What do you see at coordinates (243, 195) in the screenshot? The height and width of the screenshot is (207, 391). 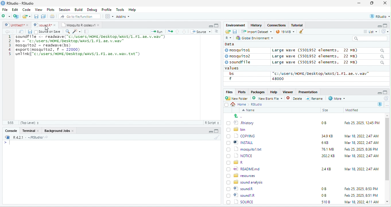 I see `| SOURCE` at bounding box center [243, 195].